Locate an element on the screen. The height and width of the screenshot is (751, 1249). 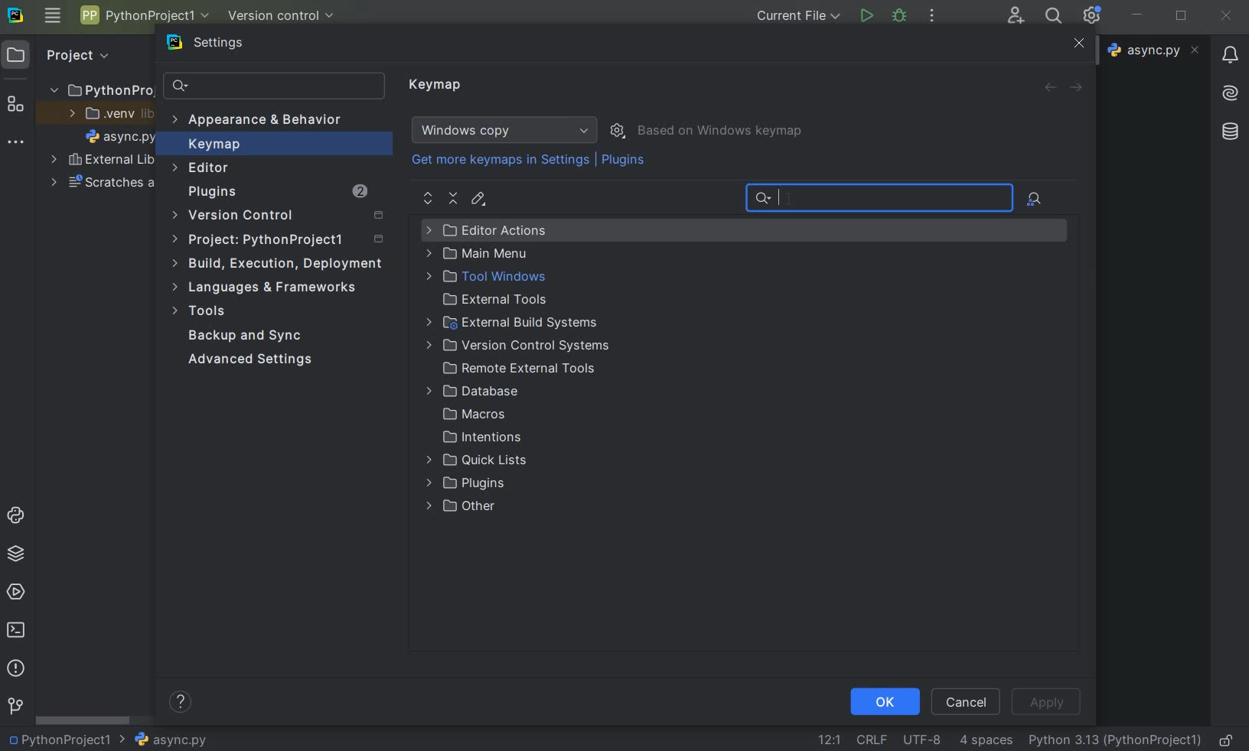
ide and project settings is located at coordinates (1093, 15).